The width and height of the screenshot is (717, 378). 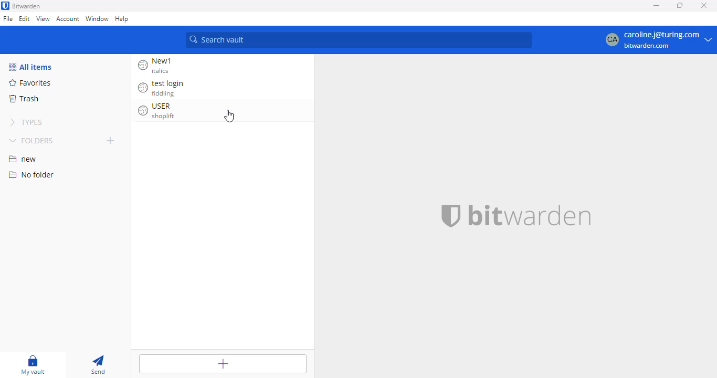 I want to click on edit, so click(x=24, y=19).